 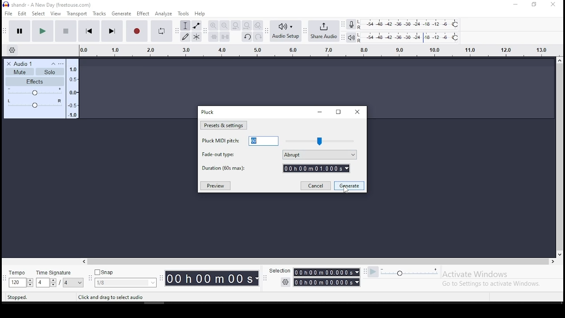 What do you see at coordinates (275, 168) in the screenshot?
I see `duration` at bounding box center [275, 168].